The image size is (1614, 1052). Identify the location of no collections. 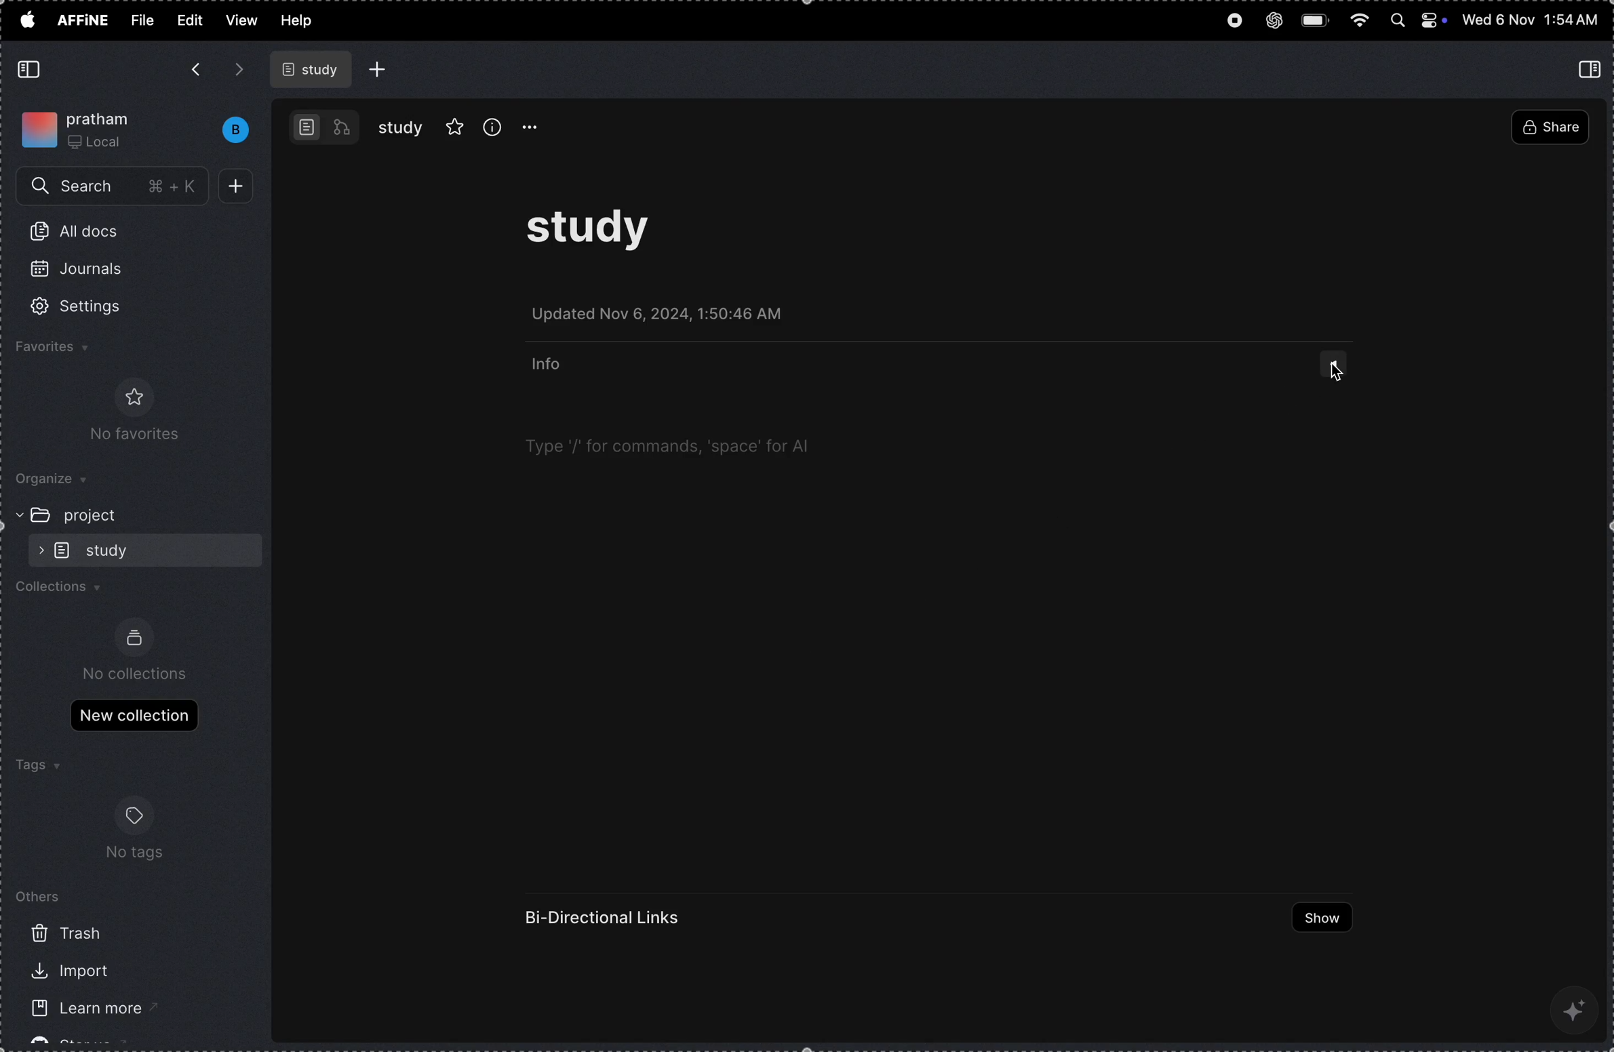
(136, 674).